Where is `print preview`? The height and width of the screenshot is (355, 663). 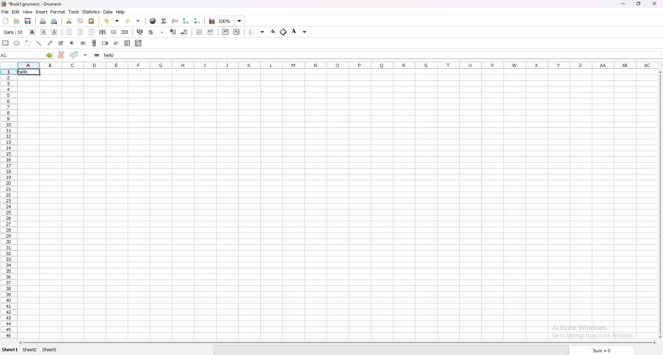 print preview is located at coordinates (54, 21).